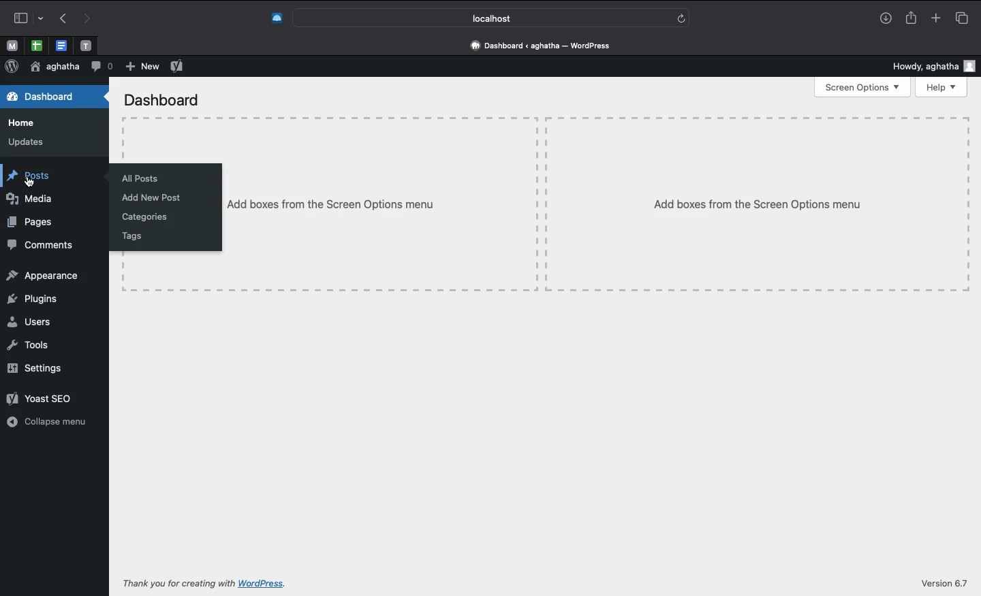  What do you see at coordinates (48, 99) in the screenshot?
I see `Dashboard` at bounding box center [48, 99].